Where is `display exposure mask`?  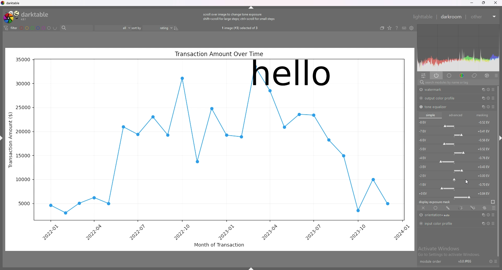
display exposure mask is located at coordinates (493, 202).